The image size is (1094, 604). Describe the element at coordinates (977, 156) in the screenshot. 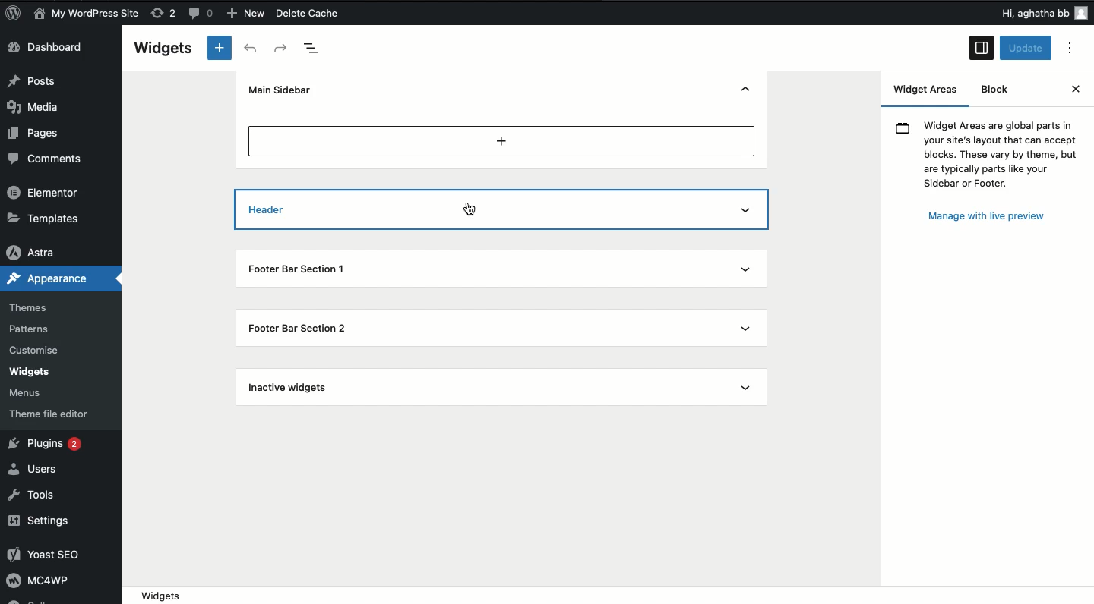

I see `(9 Widget Areas are global parts in
your site's layout that can accept
blocks. These vary by theme, but
are typically parts like your
Sidebar or Footer.` at that location.